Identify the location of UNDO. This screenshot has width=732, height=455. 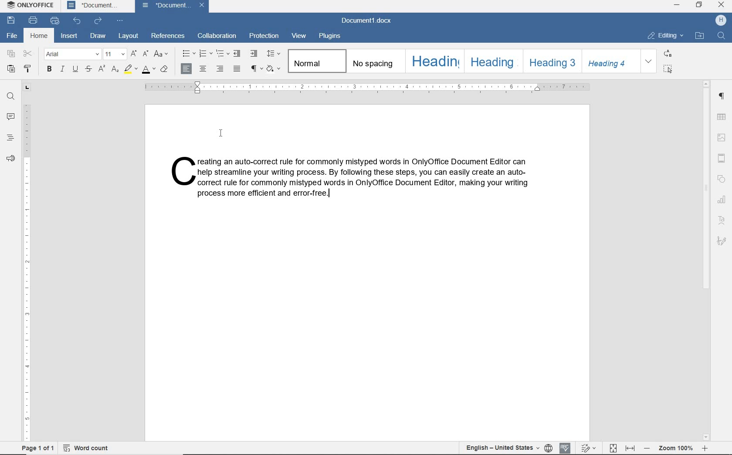
(78, 20).